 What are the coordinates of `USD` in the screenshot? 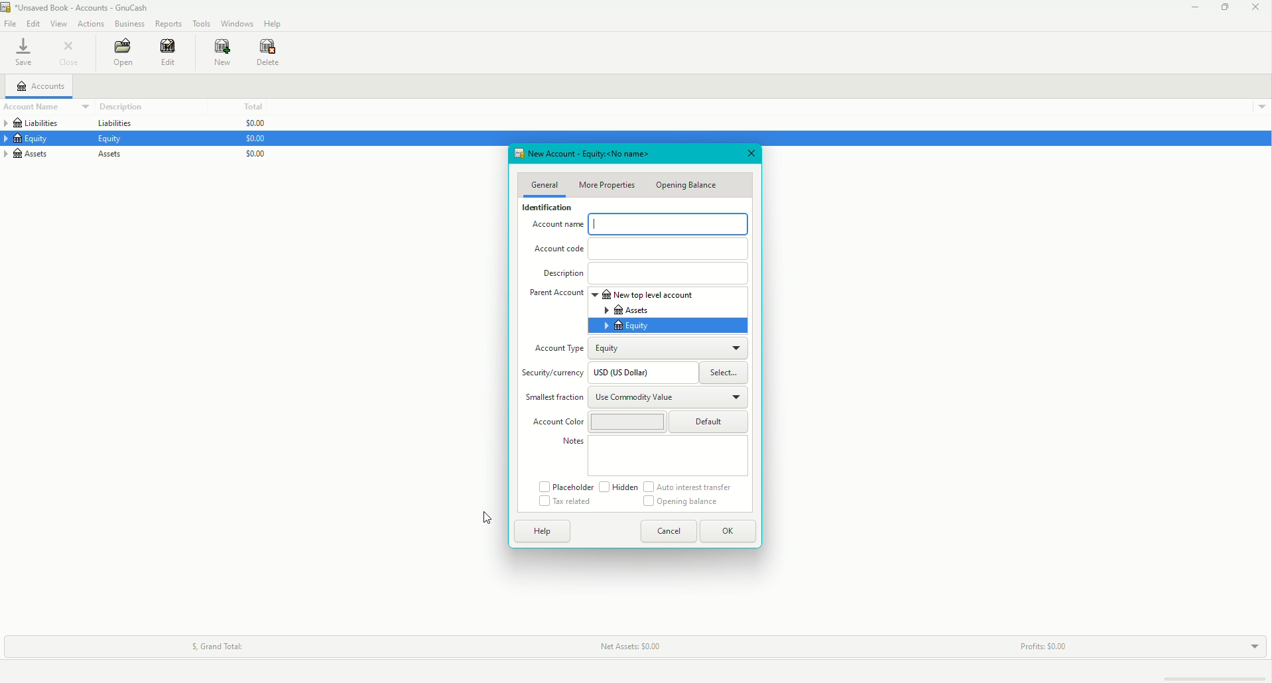 It's located at (639, 371).